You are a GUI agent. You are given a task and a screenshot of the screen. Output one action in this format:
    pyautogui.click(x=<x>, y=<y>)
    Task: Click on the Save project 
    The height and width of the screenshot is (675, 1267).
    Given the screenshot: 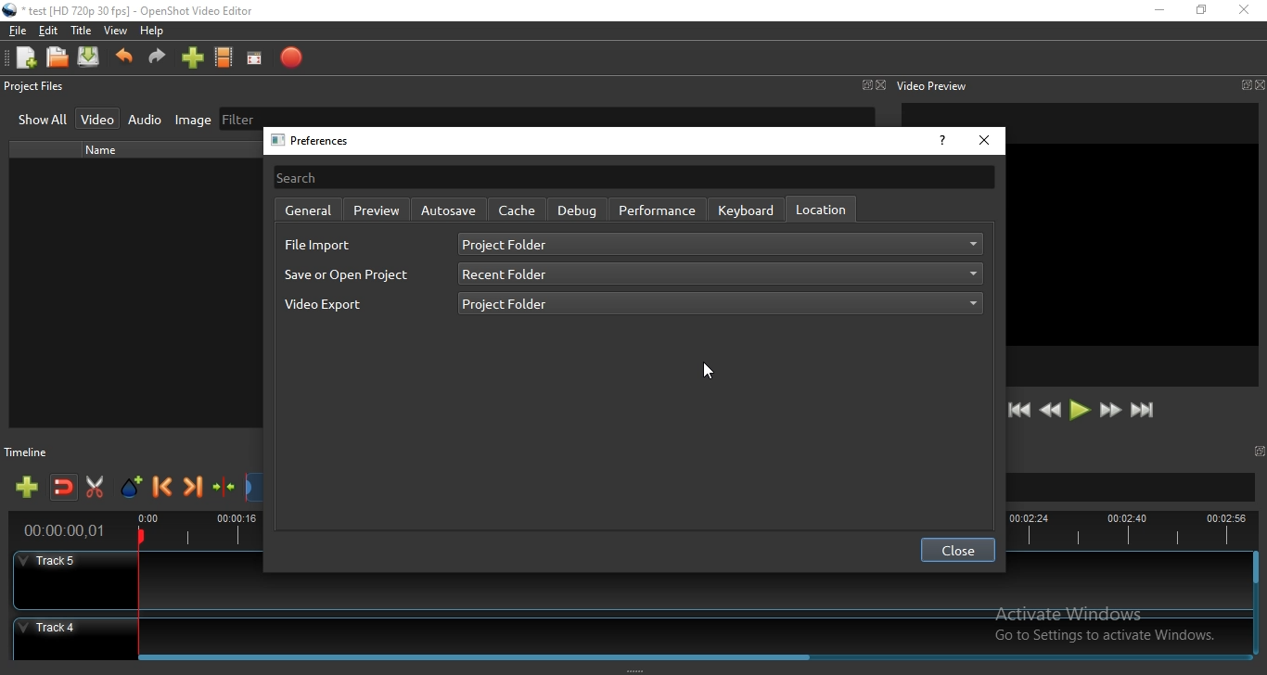 What is the action you would take?
    pyautogui.click(x=90, y=58)
    